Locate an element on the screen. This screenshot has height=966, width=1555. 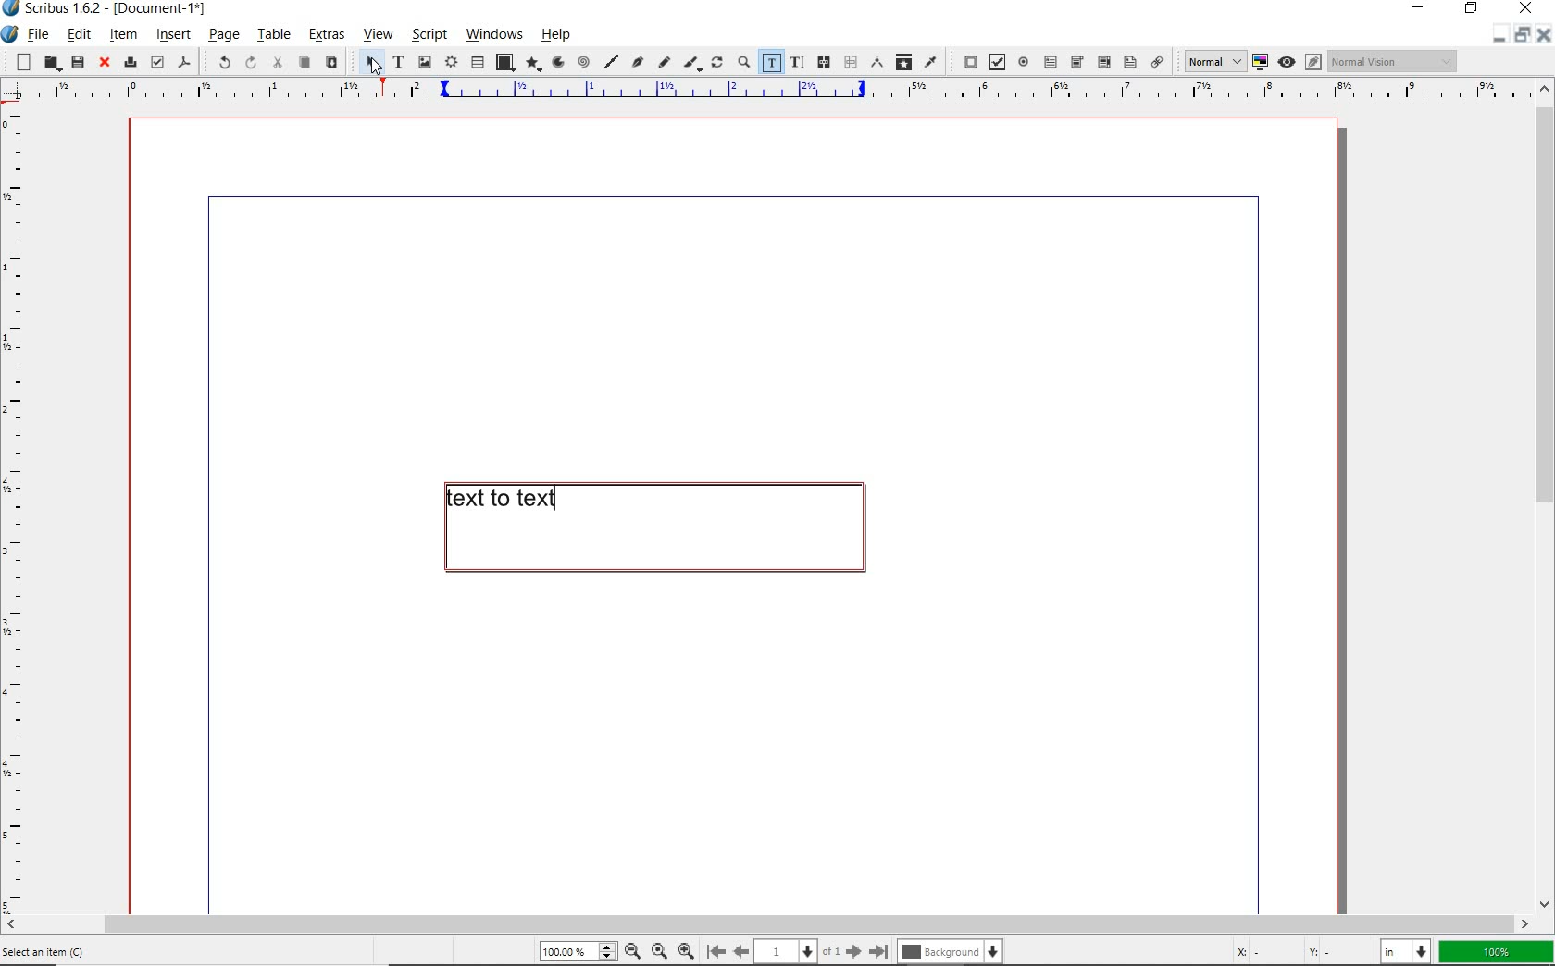
Zoom to 100% is located at coordinates (657, 950).